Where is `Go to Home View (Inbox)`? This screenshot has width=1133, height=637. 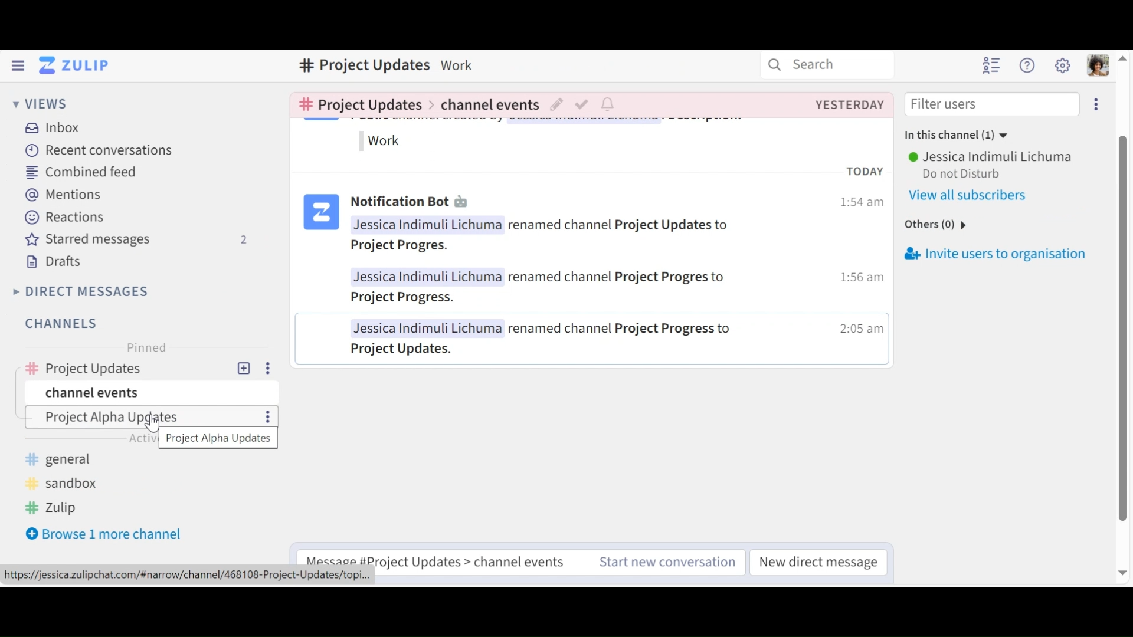 Go to Home View (Inbox) is located at coordinates (75, 65).